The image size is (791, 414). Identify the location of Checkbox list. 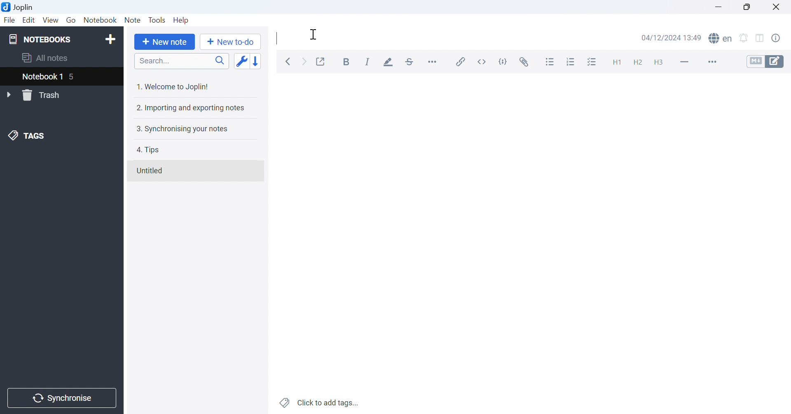
(593, 62).